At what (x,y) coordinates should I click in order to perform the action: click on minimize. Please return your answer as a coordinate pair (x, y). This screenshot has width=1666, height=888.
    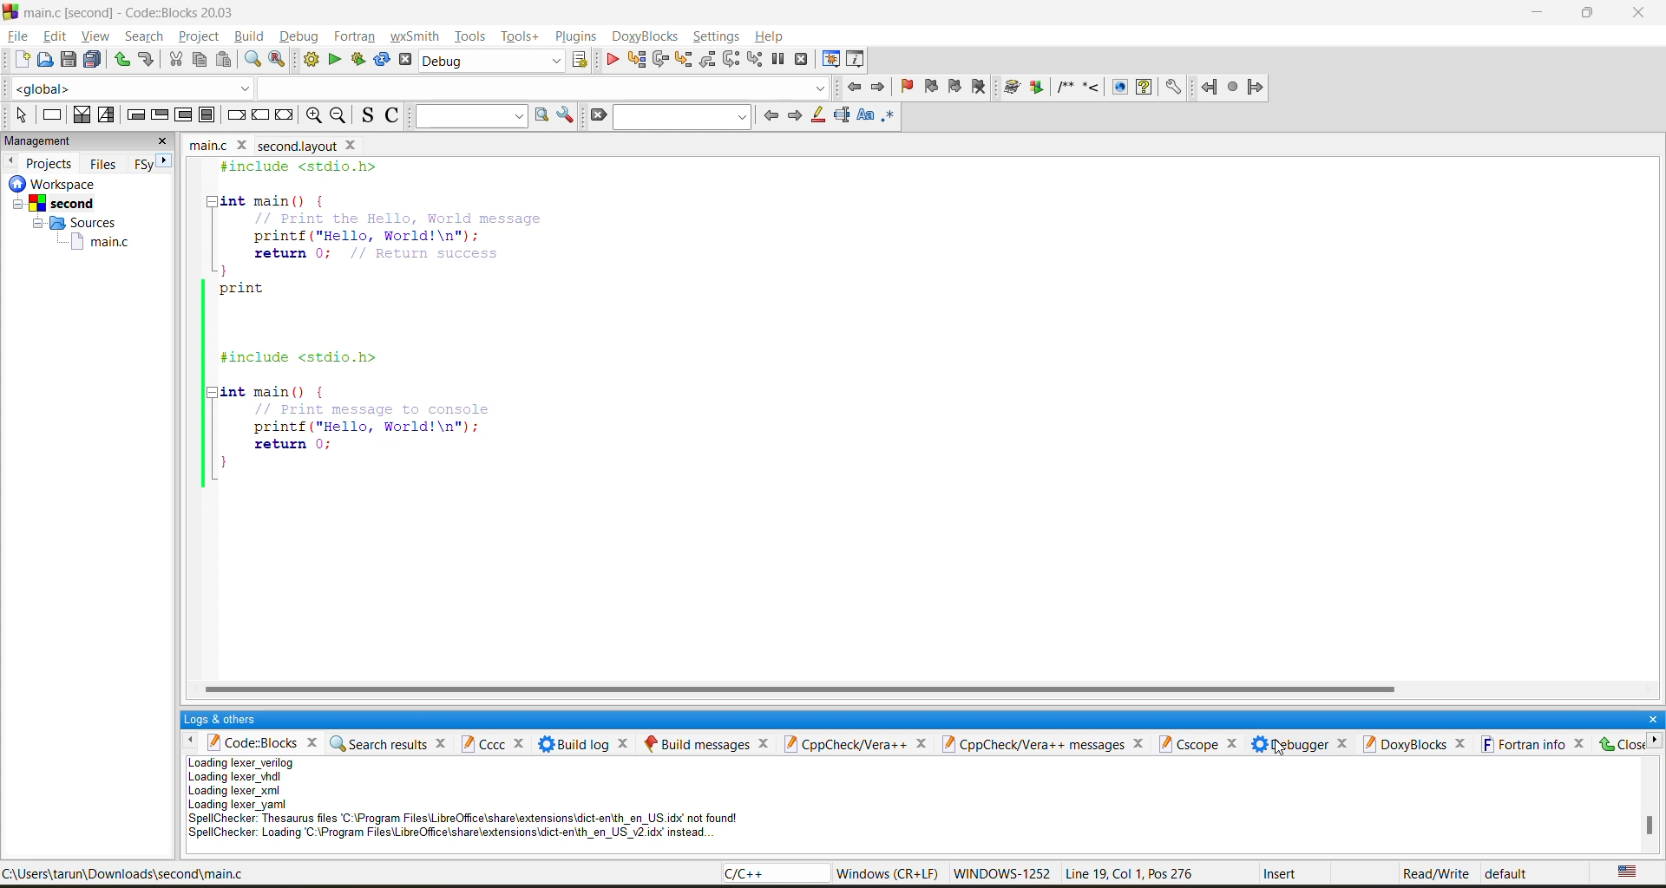
    Looking at the image, I should click on (1539, 16).